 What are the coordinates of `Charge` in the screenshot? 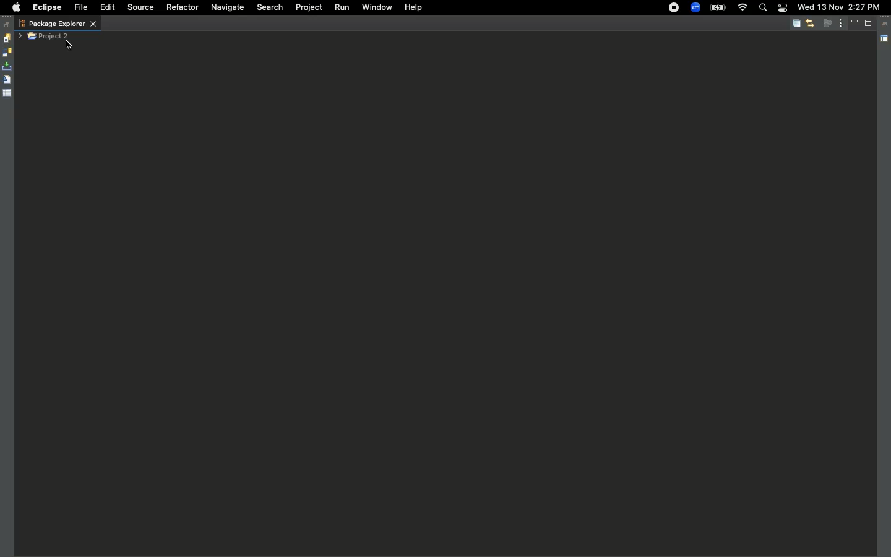 It's located at (717, 9).